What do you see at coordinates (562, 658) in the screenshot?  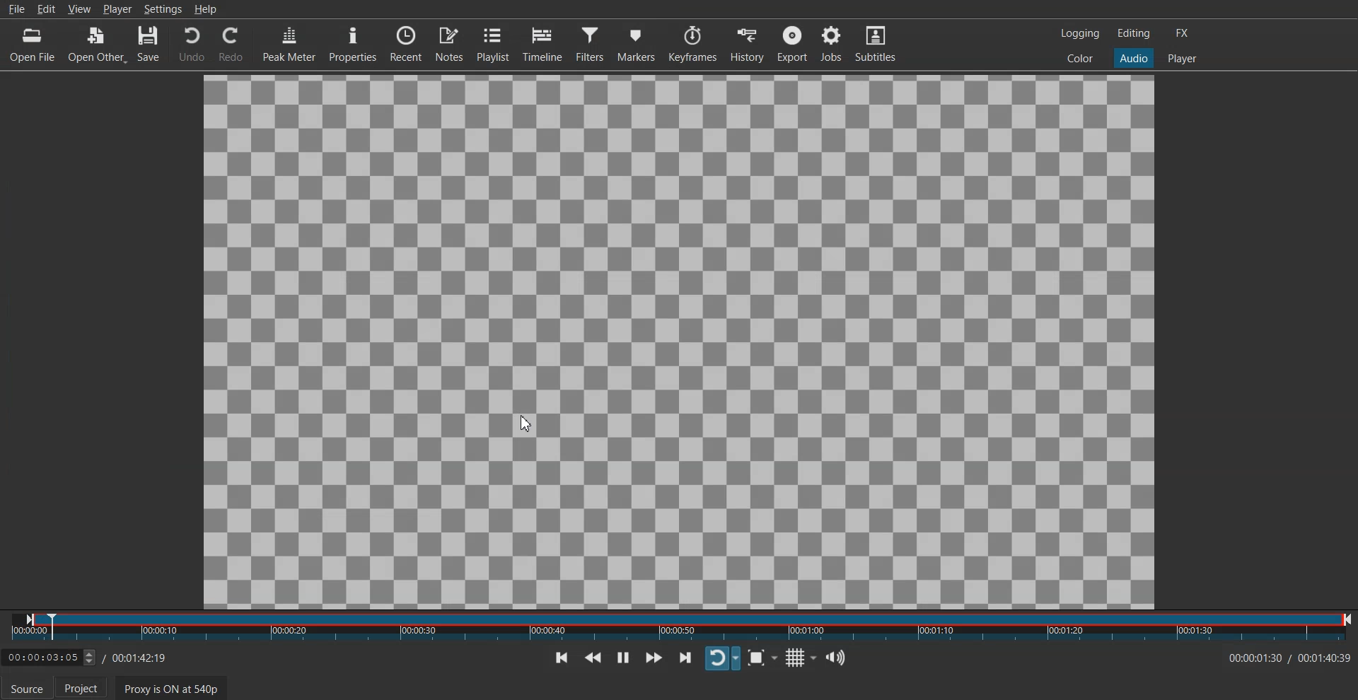 I see `Skip To previous point` at bounding box center [562, 658].